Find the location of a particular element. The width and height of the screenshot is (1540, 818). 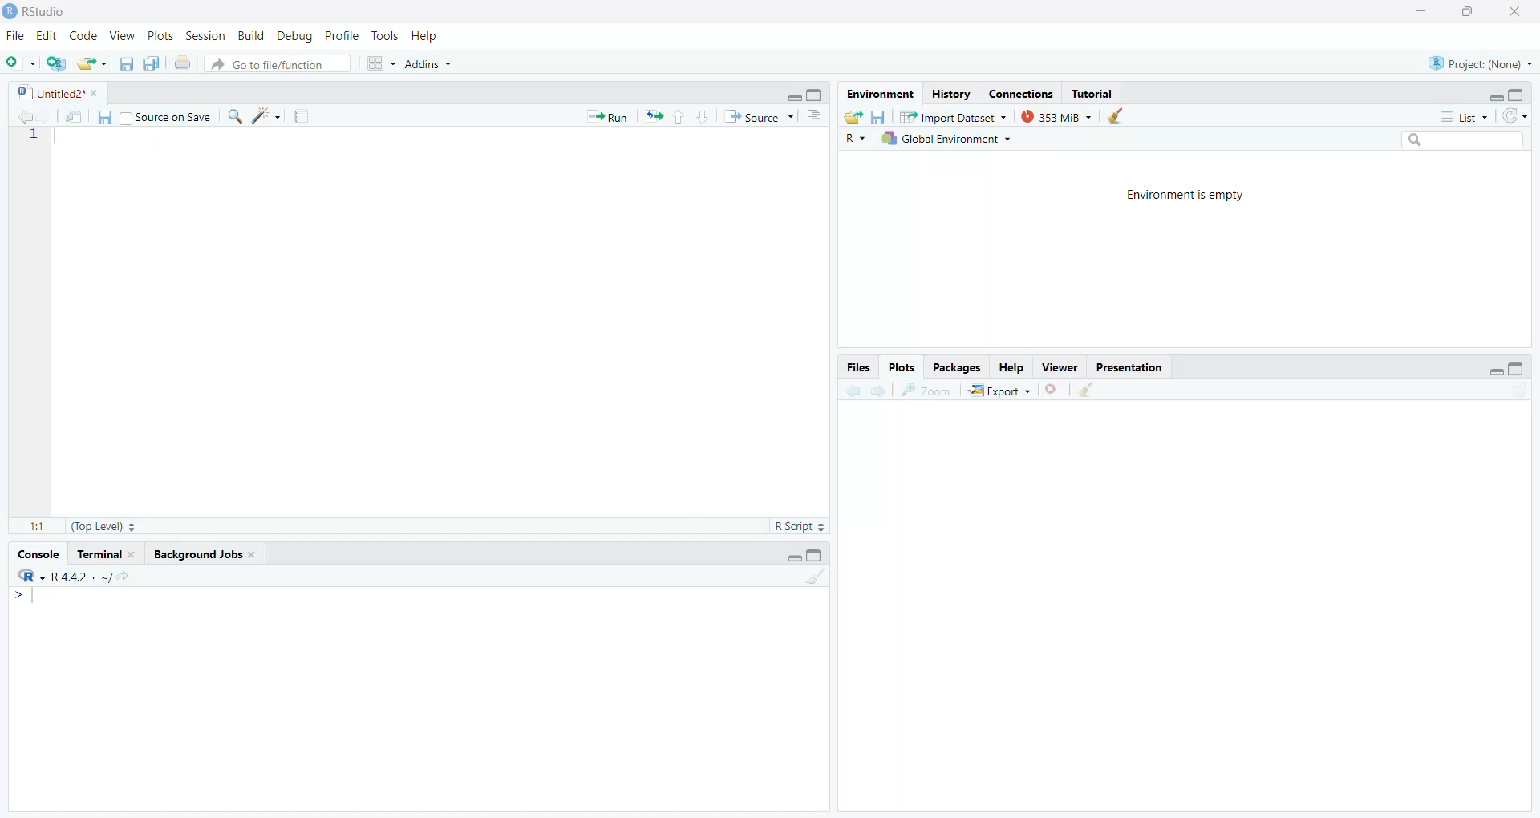

Plots is located at coordinates (159, 36).